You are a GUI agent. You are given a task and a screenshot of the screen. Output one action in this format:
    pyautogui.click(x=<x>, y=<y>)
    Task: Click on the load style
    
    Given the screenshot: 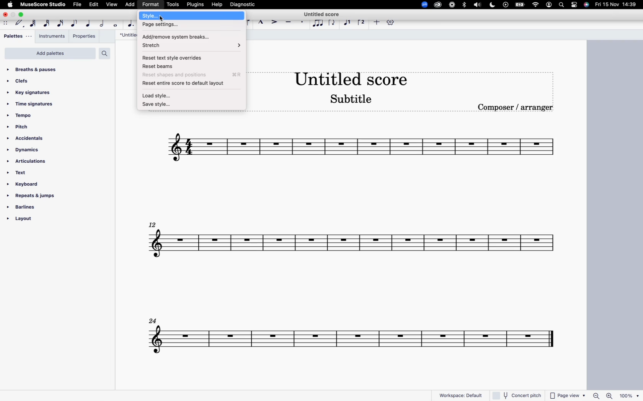 What is the action you would take?
    pyautogui.click(x=191, y=95)
    